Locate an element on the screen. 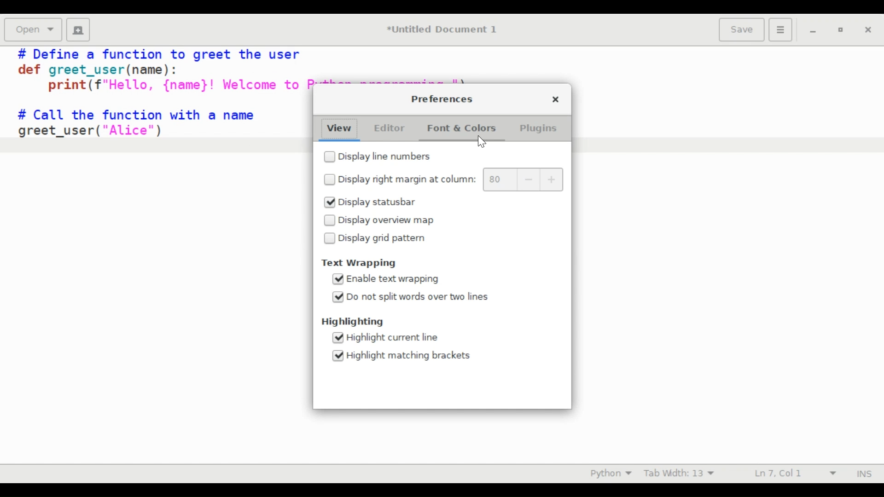  Restore is located at coordinates (840, 30).